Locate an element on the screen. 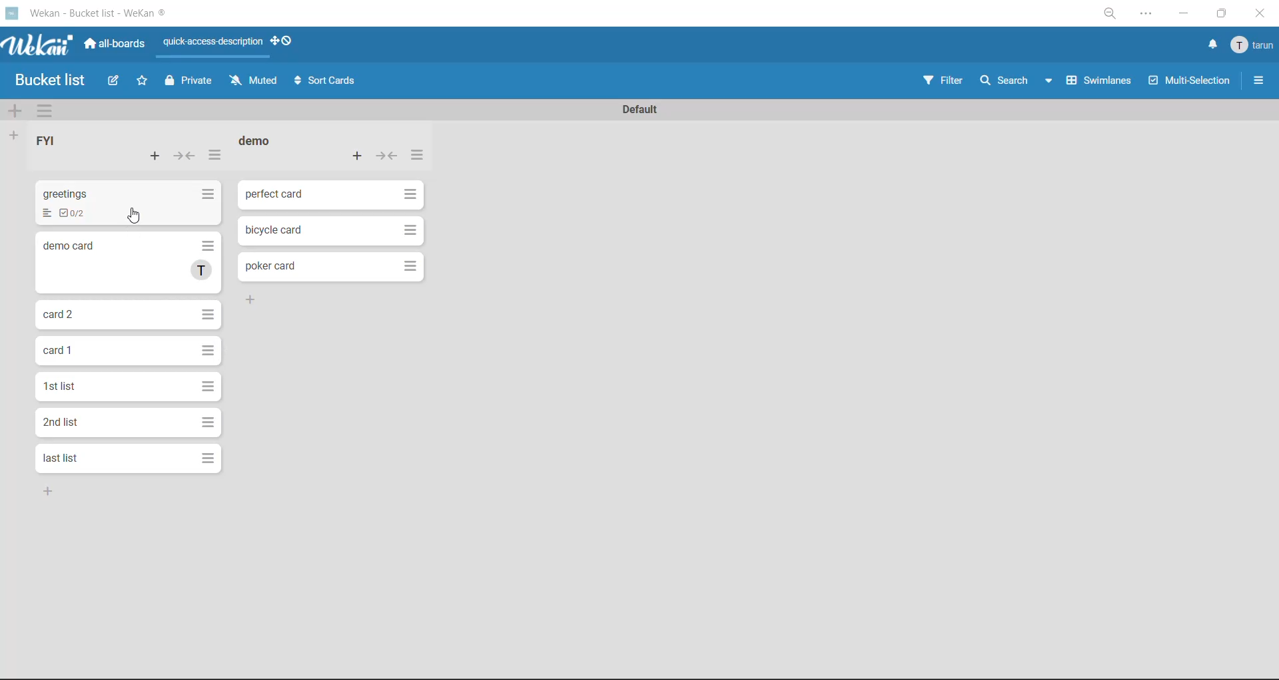  add swimlane is located at coordinates (17, 111).